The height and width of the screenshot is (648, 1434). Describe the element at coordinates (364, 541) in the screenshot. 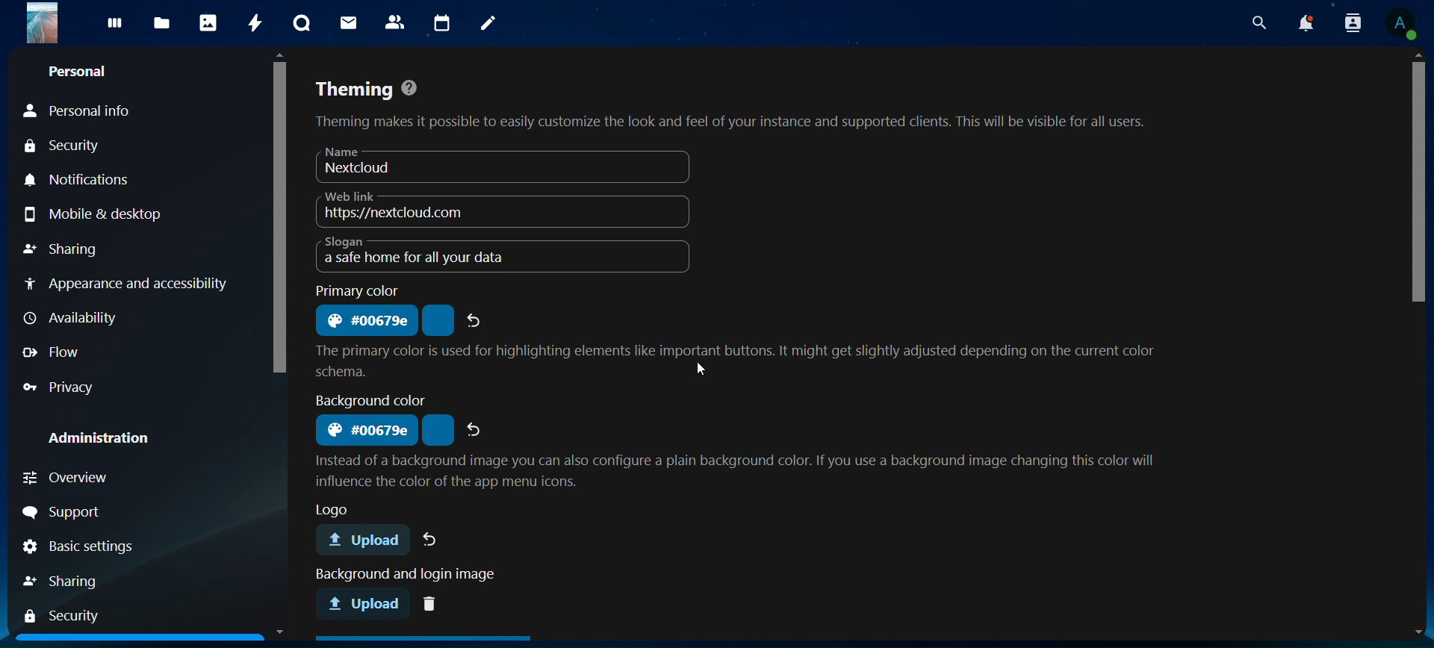

I see `logo upload` at that location.